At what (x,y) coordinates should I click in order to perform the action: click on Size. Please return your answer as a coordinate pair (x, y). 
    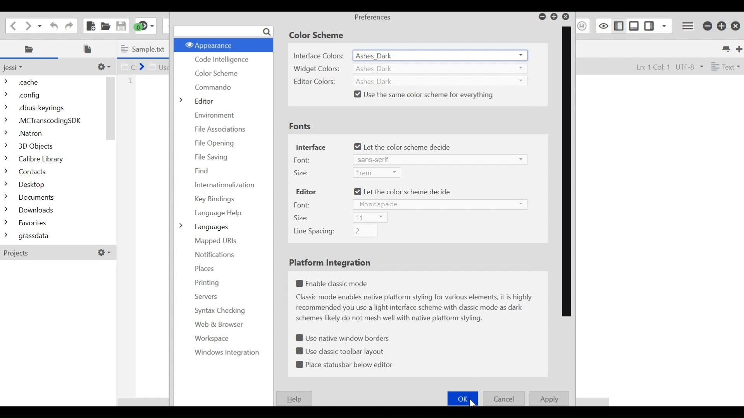
    Looking at the image, I should click on (302, 218).